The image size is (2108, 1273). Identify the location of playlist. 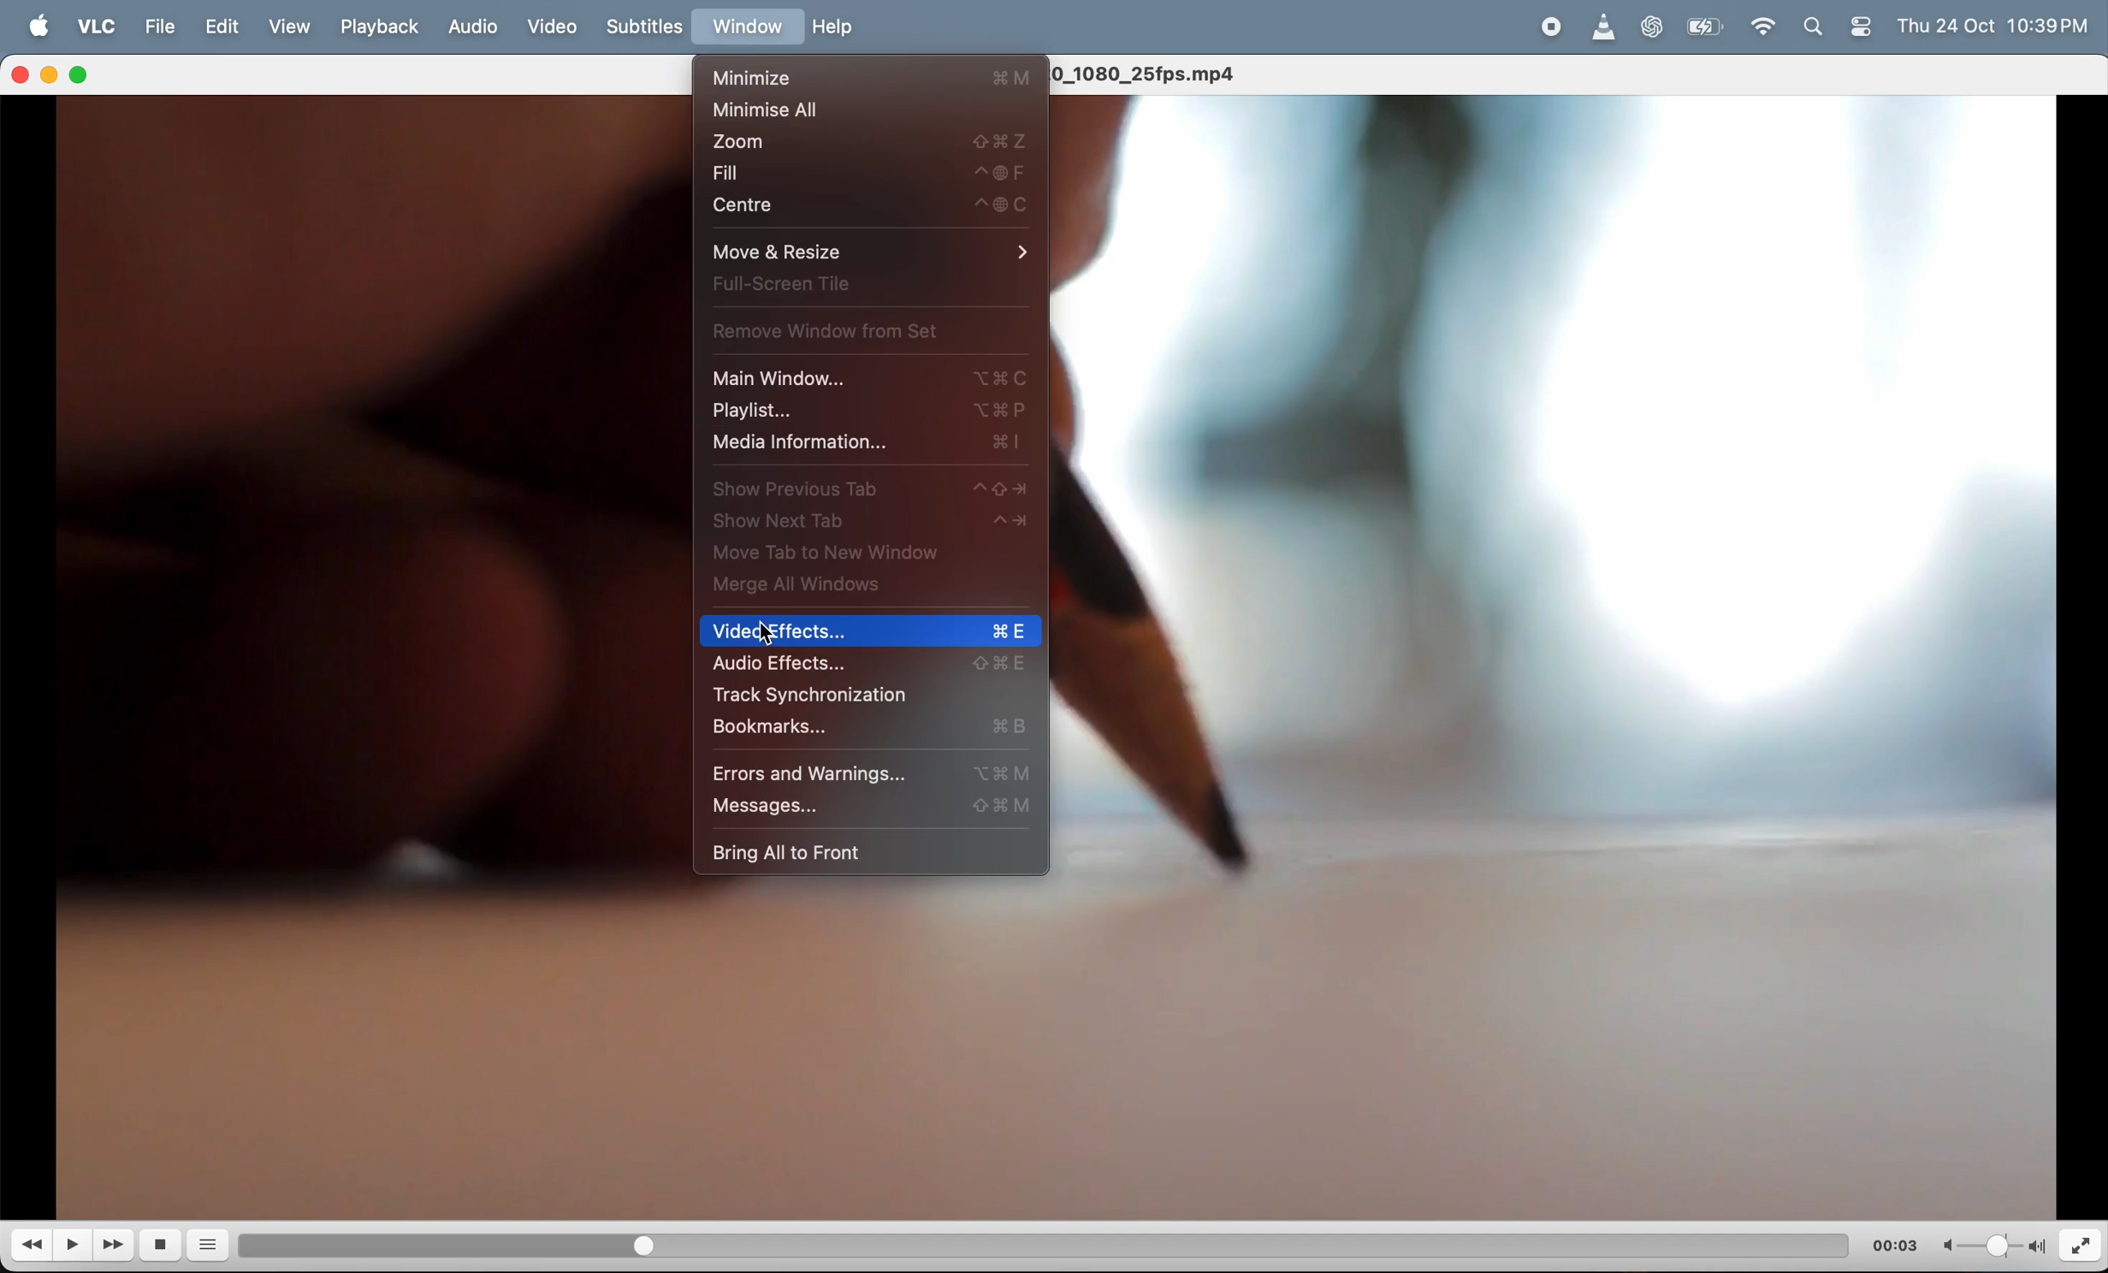
(868, 411).